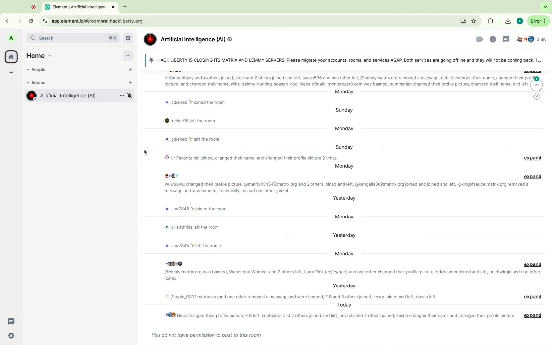 The width and height of the screenshot is (552, 345). What do you see at coordinates (12, 38) in the screenshot?
I see `profile` at bounding box center [12, 38].